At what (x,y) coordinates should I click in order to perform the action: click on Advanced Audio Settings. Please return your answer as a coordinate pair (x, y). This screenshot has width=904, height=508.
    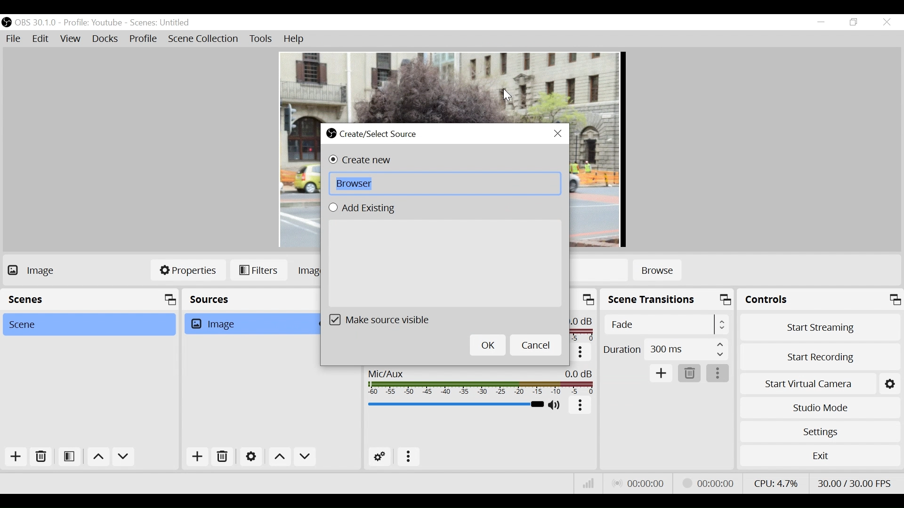
    Looking at the image, I should click on (380, 457).